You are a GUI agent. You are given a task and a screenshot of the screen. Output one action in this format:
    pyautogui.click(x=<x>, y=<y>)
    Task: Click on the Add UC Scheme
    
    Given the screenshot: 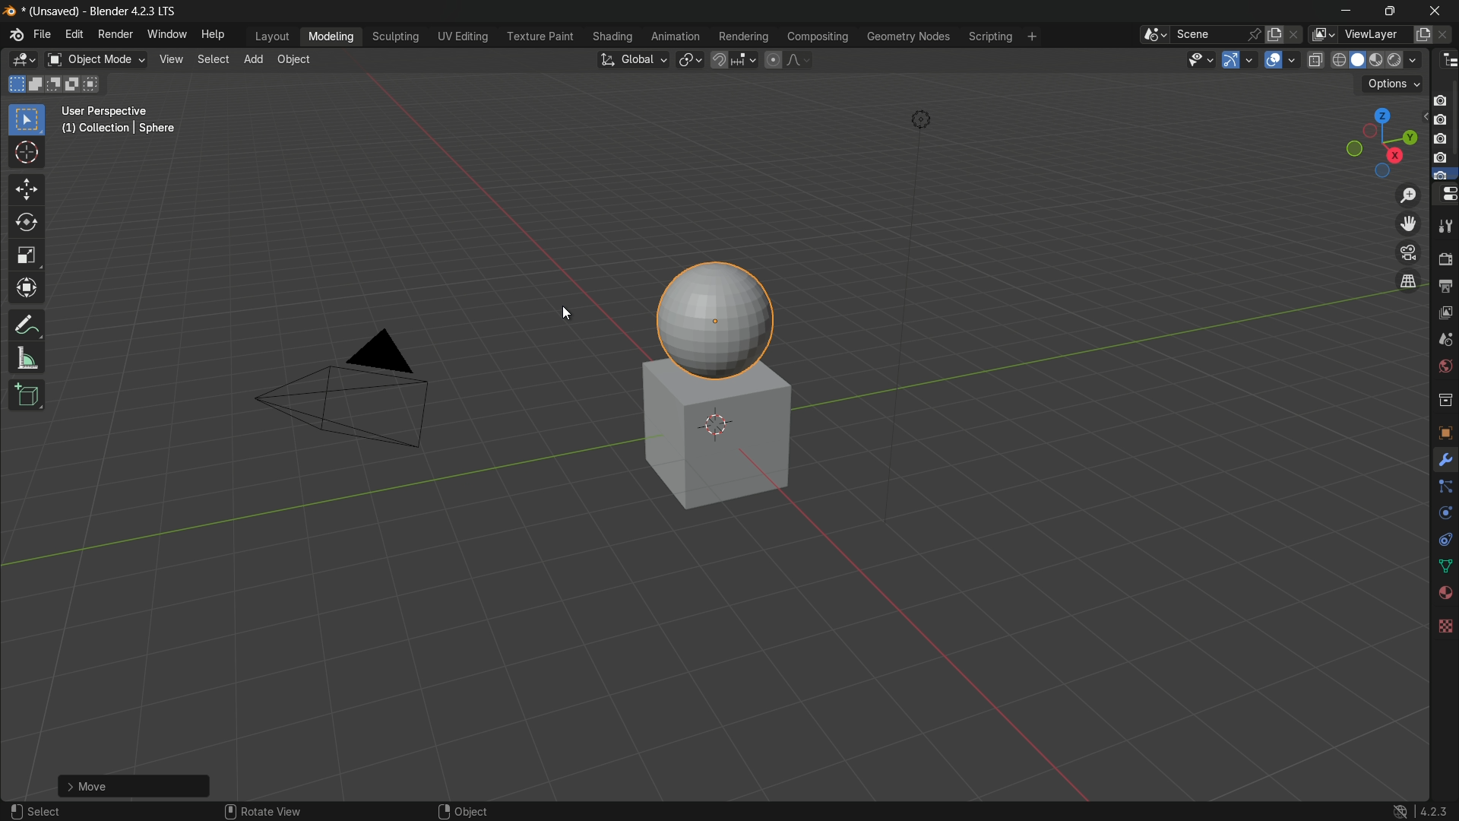 What is the action you would take?
    pyautogui.click(x=135, y=784)
    